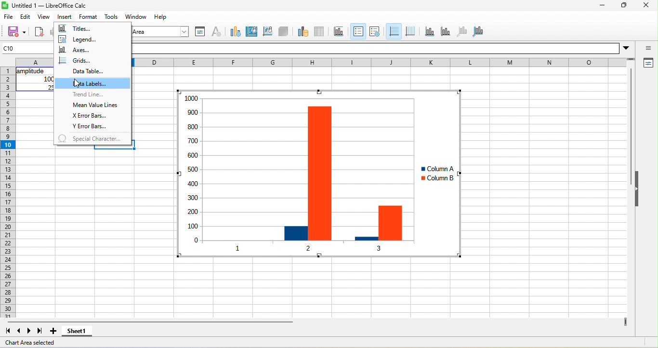 The image size is (658, 348). What do you see at coordinates (17, 331) in the screenshot?
I see `previous sheet` at bounding box center [17, 331].